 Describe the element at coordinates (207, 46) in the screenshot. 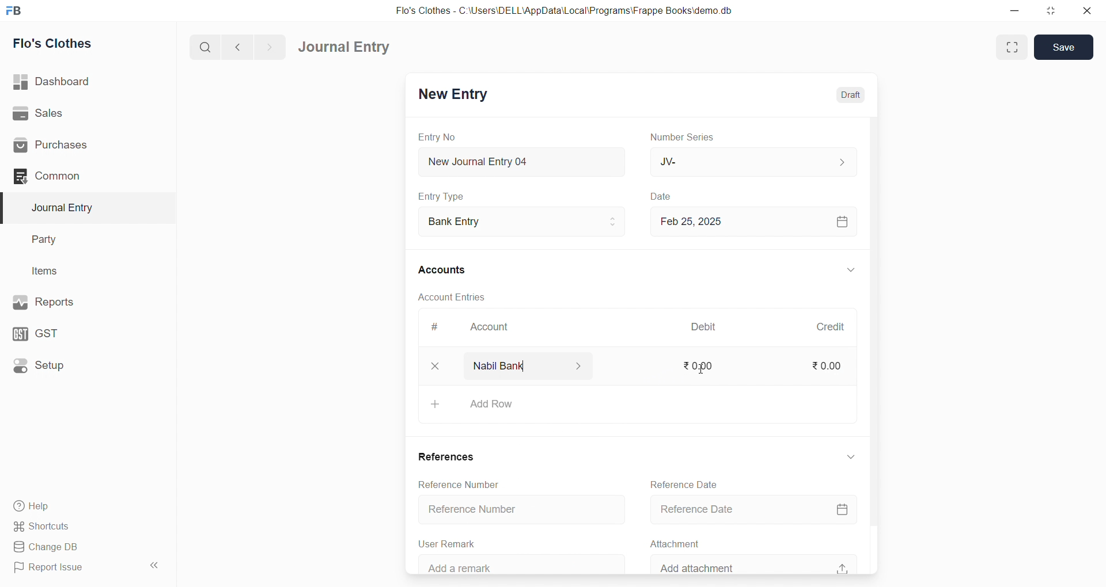

I see `search` at that location.